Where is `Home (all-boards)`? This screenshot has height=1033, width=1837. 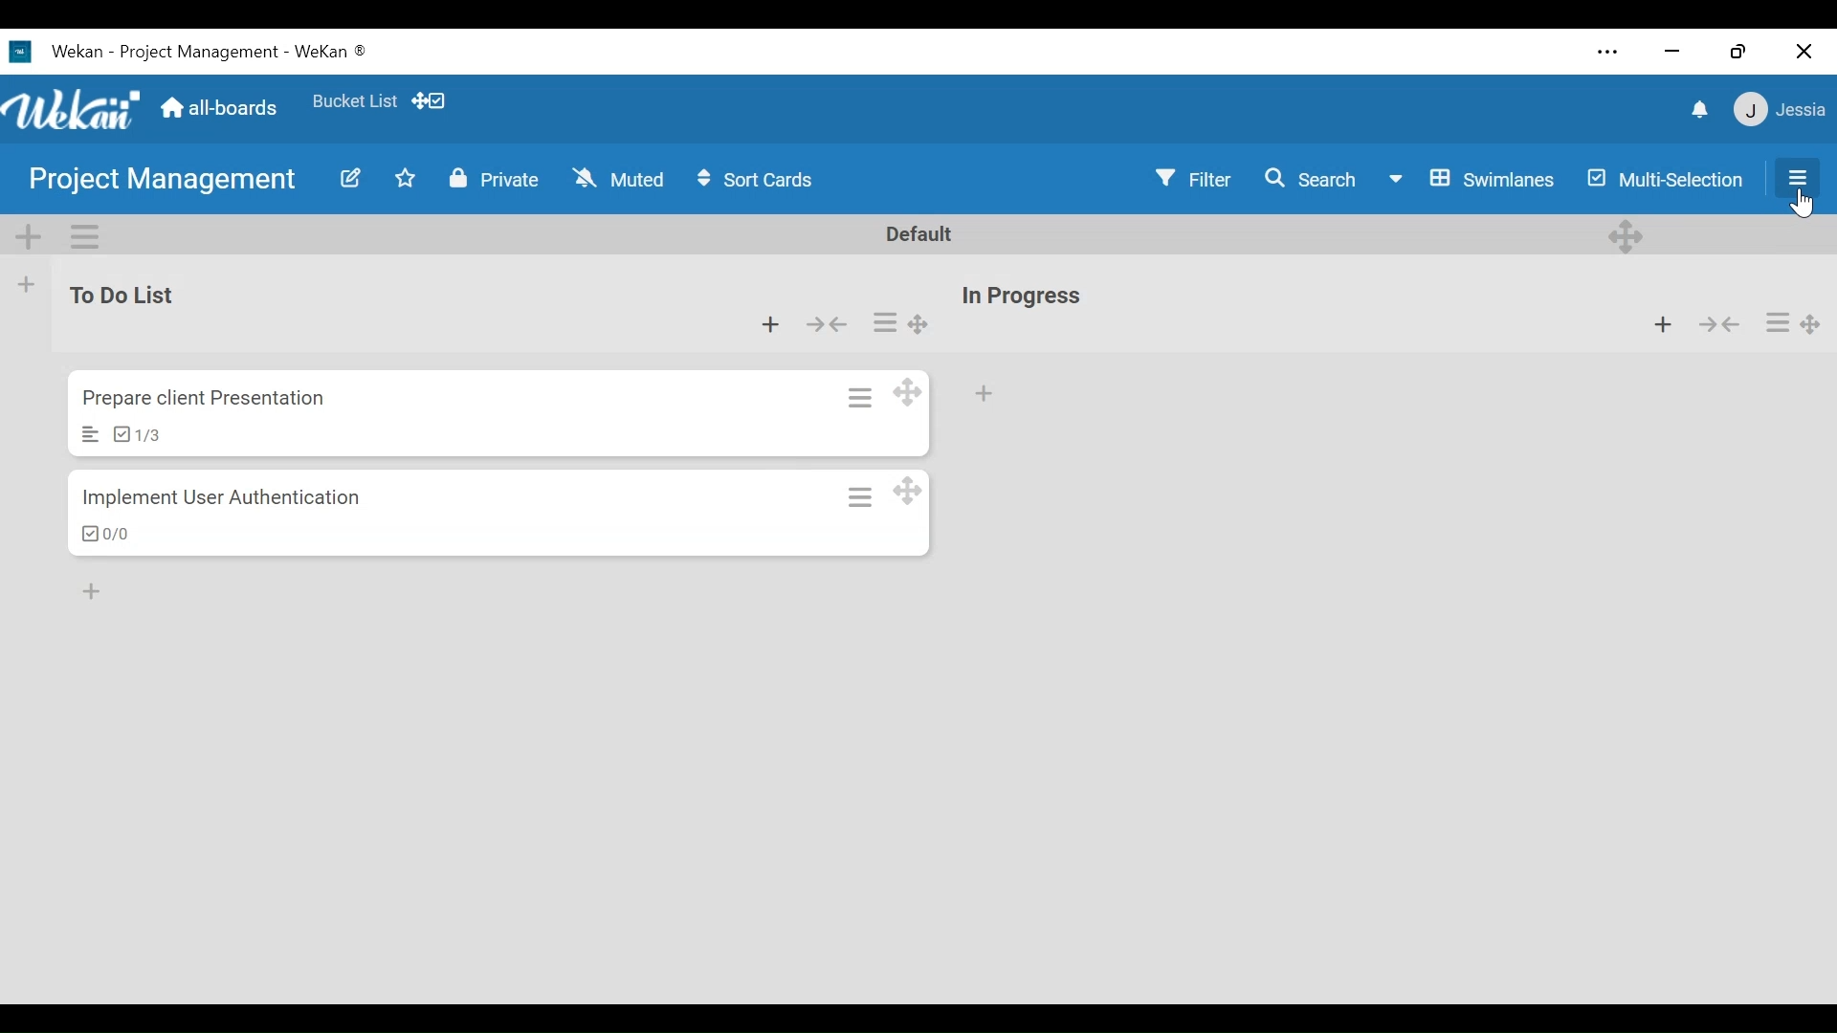
Home (all-boards) is located at coordinates (222, 108).